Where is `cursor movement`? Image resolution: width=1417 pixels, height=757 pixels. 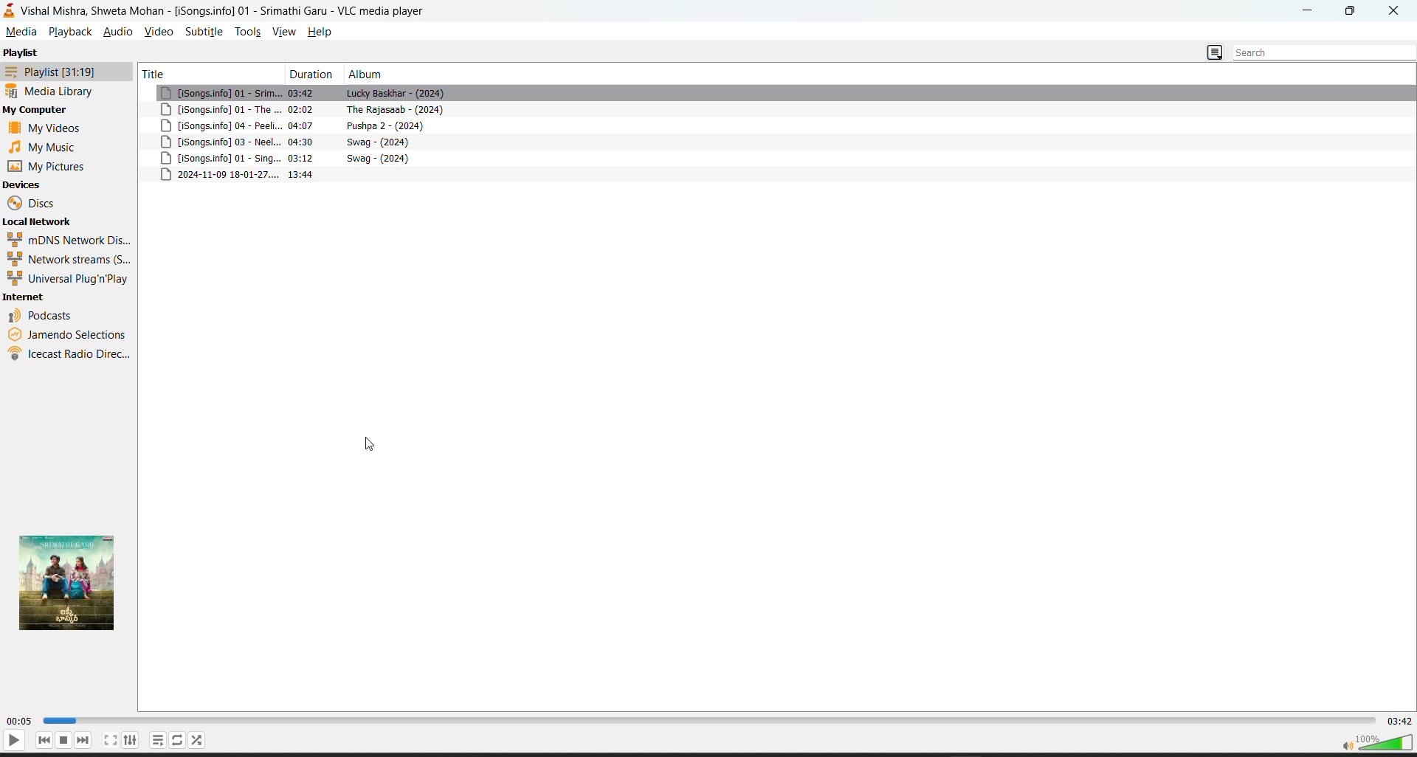
cursor movement is located at coordinates (375, 446).